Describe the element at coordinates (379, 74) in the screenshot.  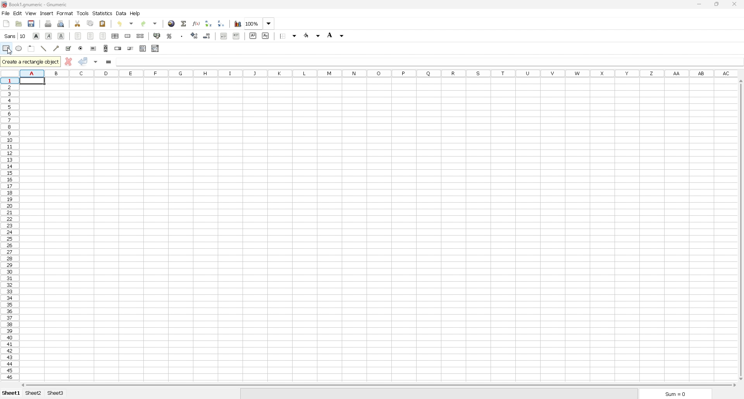
I see `column` at that location.